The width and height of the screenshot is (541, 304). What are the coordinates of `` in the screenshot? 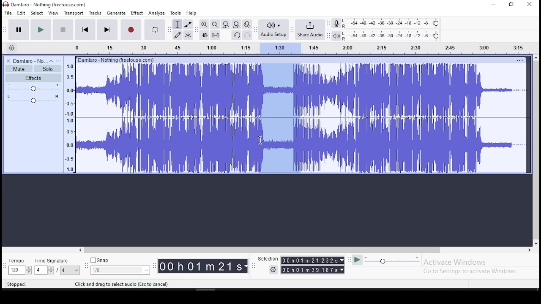 It's located at (169, 29).